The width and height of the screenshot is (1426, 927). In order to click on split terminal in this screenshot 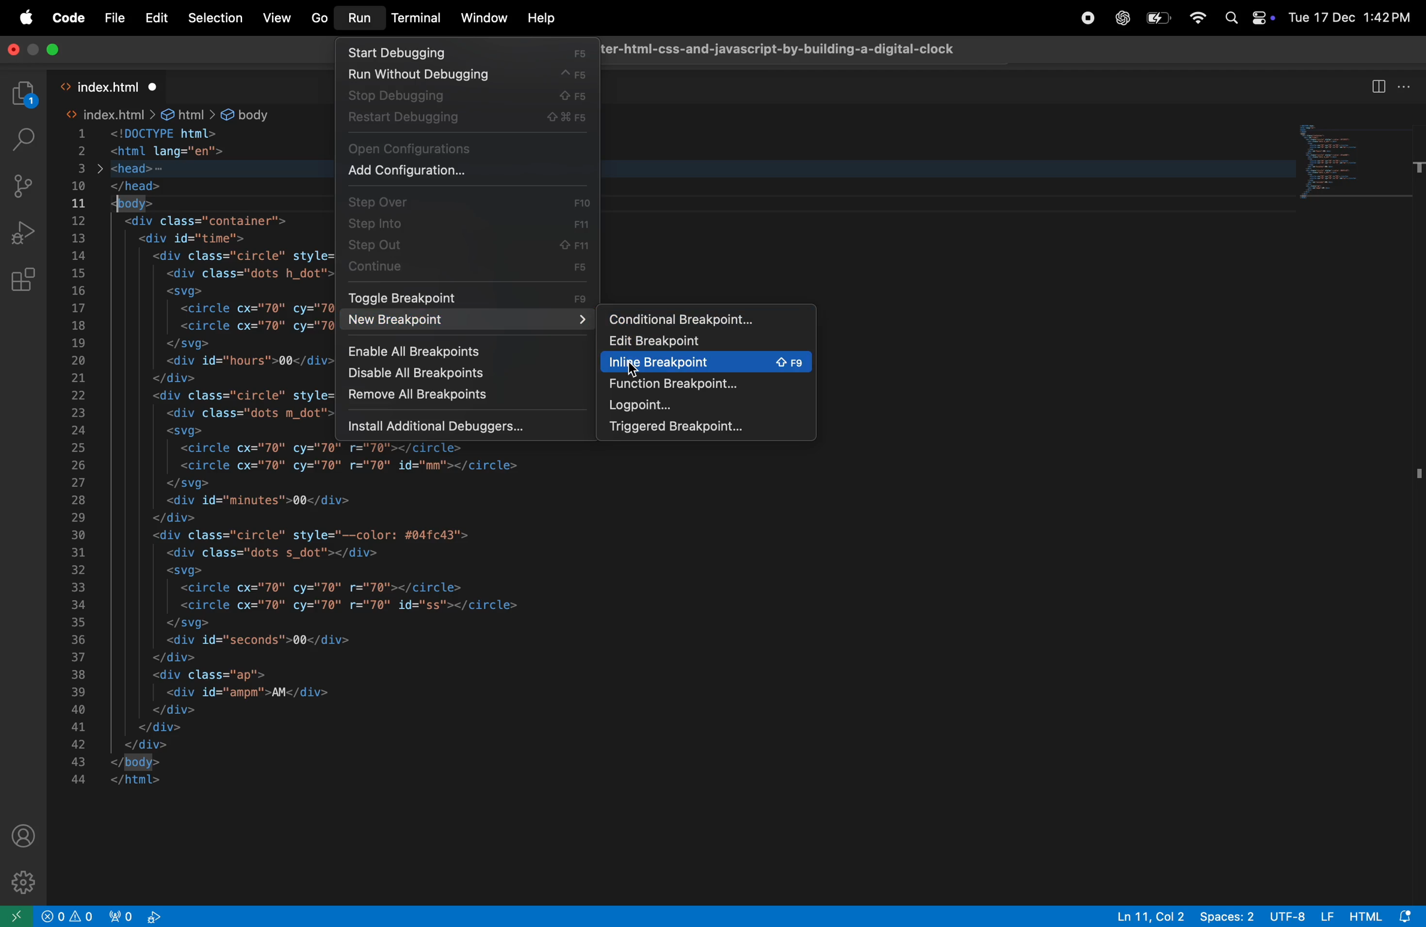, I will do `click(1378, 86)`.